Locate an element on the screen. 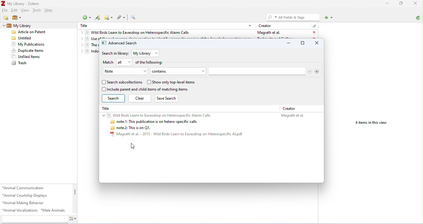 The image size is (423, 224). Article on patent is located at coordinates (30, 32).